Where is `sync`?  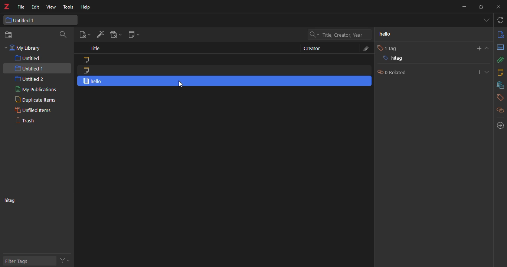 sync is located at coordinates (500, 20).